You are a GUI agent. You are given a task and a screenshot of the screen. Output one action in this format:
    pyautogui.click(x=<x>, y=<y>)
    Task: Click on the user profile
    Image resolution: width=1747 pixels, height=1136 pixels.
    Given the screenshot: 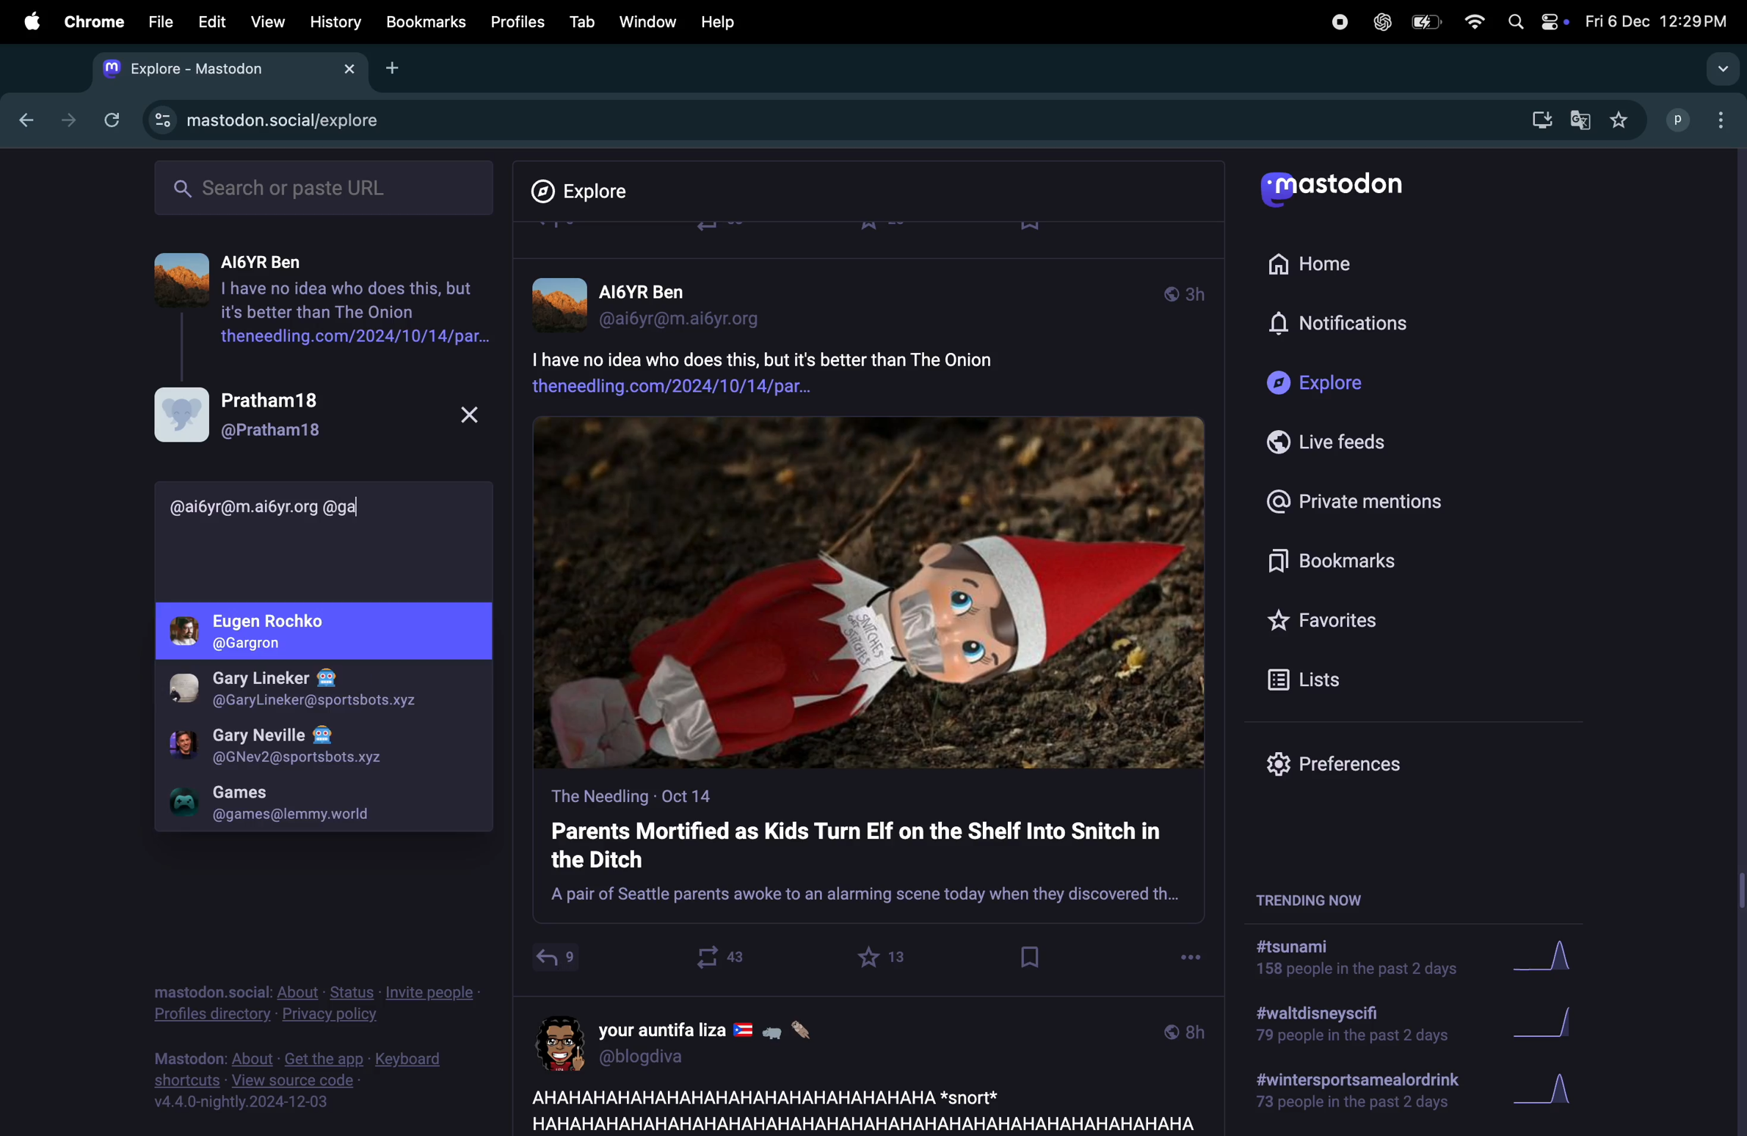 What is the action you would take?
    pyautogui.click(x=700, y=1041)
    